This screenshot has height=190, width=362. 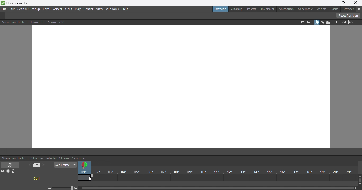 I want to click on GUI Show/Hide, so click(x=4, y=151).